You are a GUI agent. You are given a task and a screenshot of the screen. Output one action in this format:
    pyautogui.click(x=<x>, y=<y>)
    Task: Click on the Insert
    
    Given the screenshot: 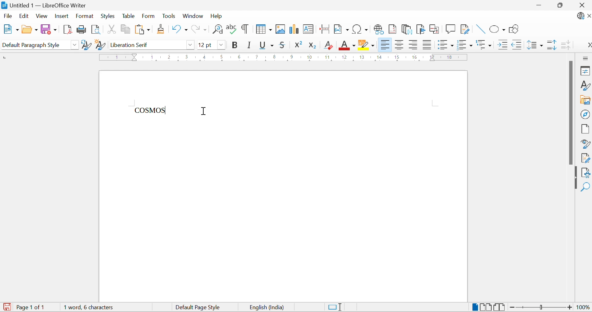 What is the action you would take?
    pyautogui.click(x=62, y=16)
    